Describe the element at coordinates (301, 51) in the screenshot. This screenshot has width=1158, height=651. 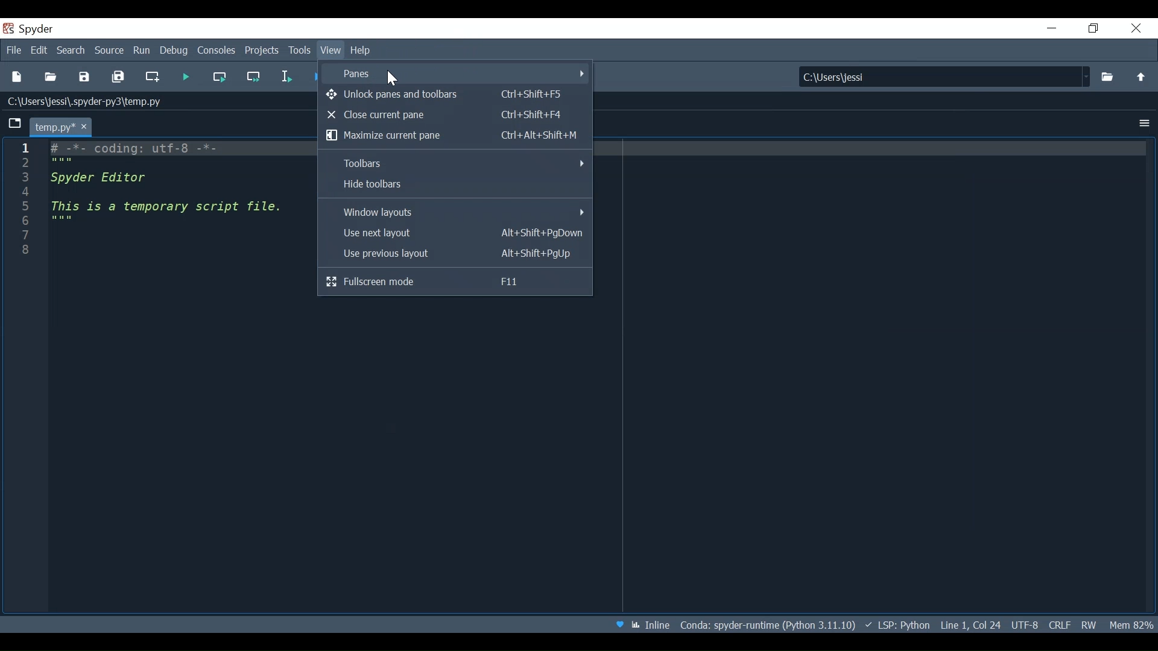
I see `Tools` at that location.